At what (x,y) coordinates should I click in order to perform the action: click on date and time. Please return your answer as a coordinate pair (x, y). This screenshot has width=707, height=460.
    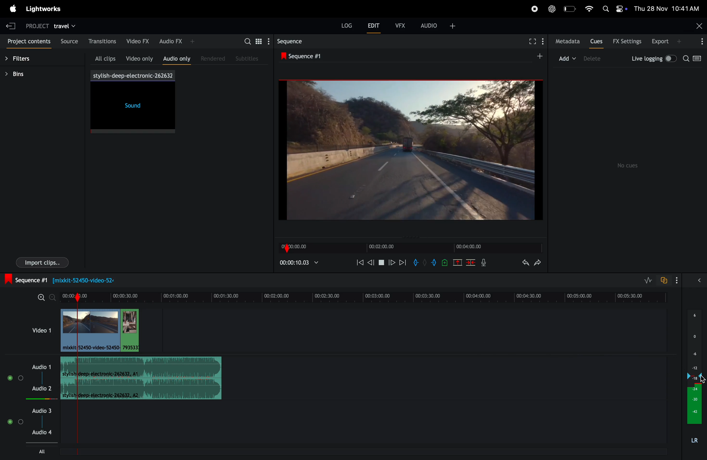
    Looking at the image, I should click on (667, 8).